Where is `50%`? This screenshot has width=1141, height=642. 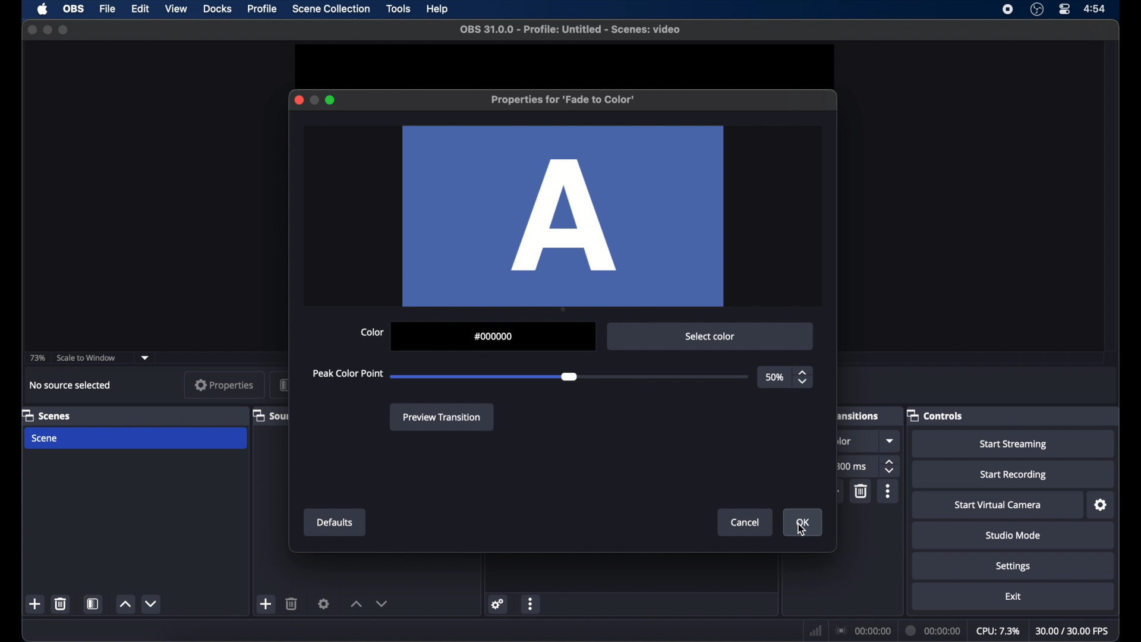 50% is located at coordinates (774, 377).